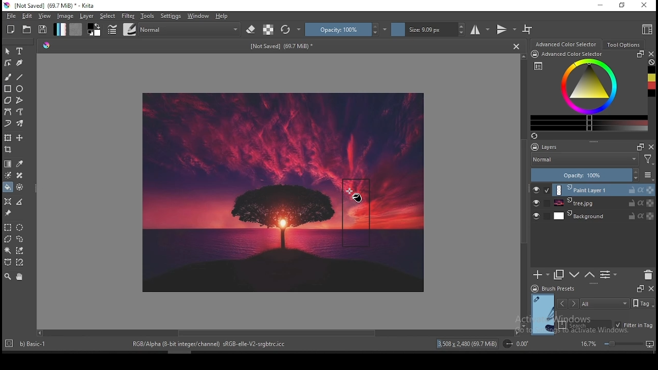 The image size is (658, 370). Describe the element at coordinates (20, 226) in the screenshot. I see `elliptical selection tool` at that location.